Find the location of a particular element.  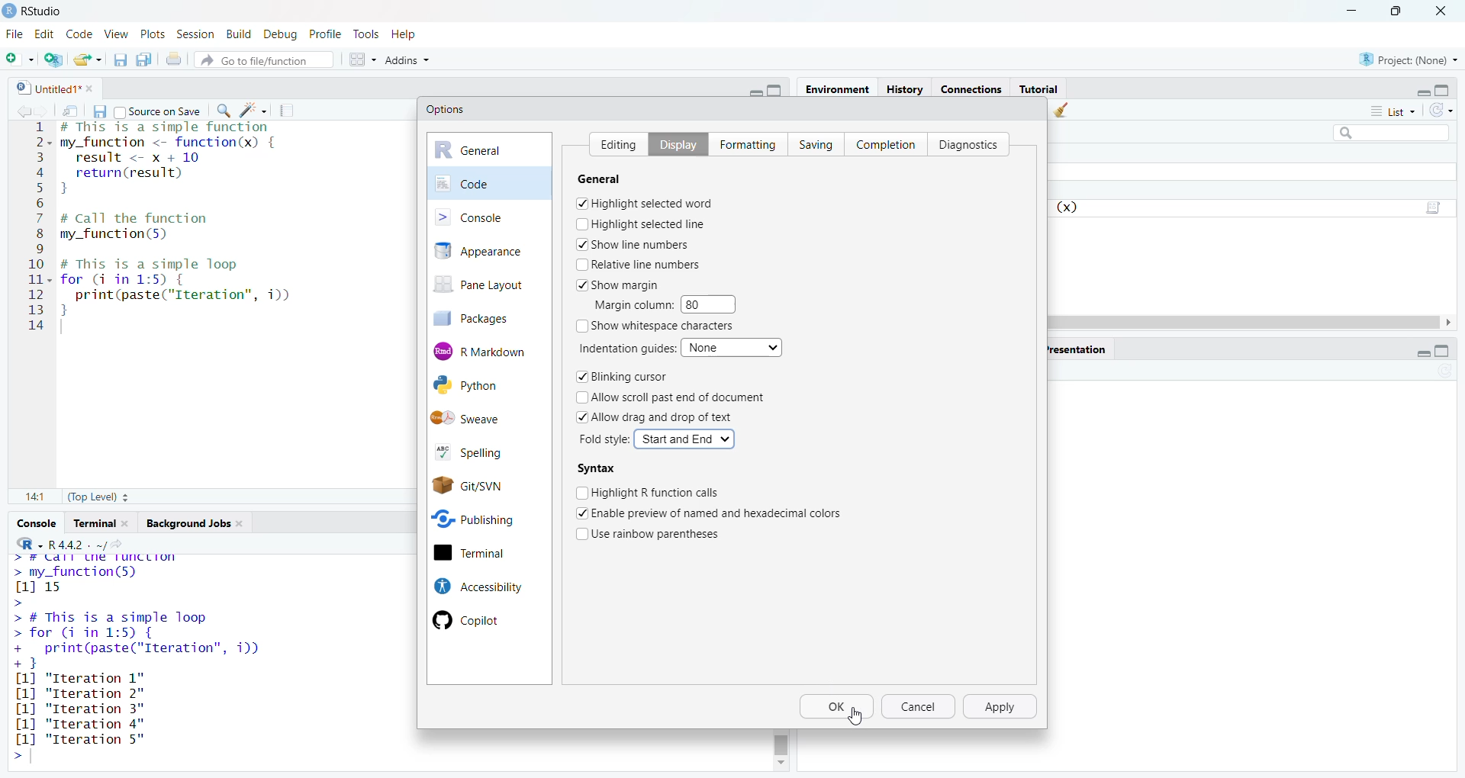

Sweave is located at coordinates (490, 417).